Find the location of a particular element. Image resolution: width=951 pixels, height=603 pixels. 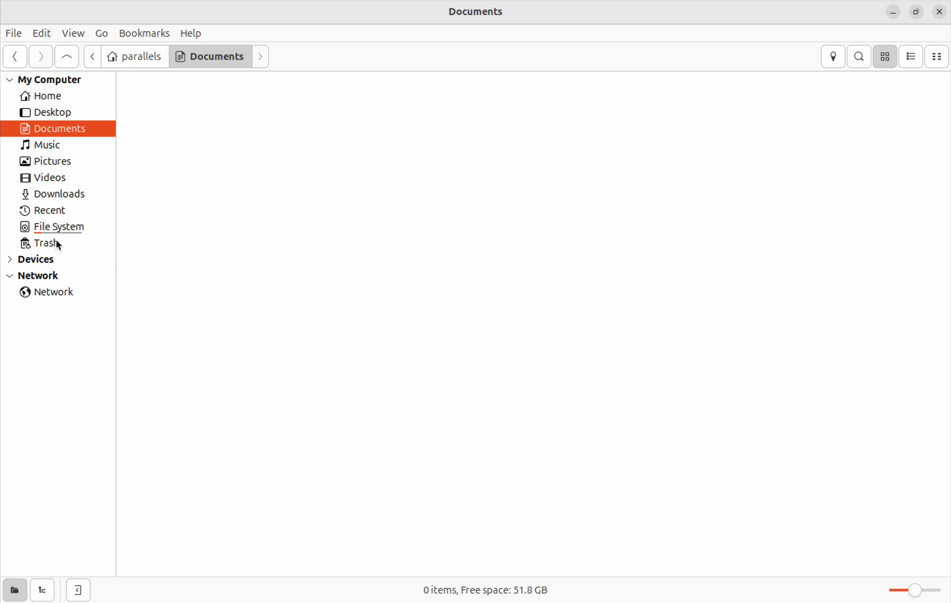

icon view is located at coordinates (886, 57).